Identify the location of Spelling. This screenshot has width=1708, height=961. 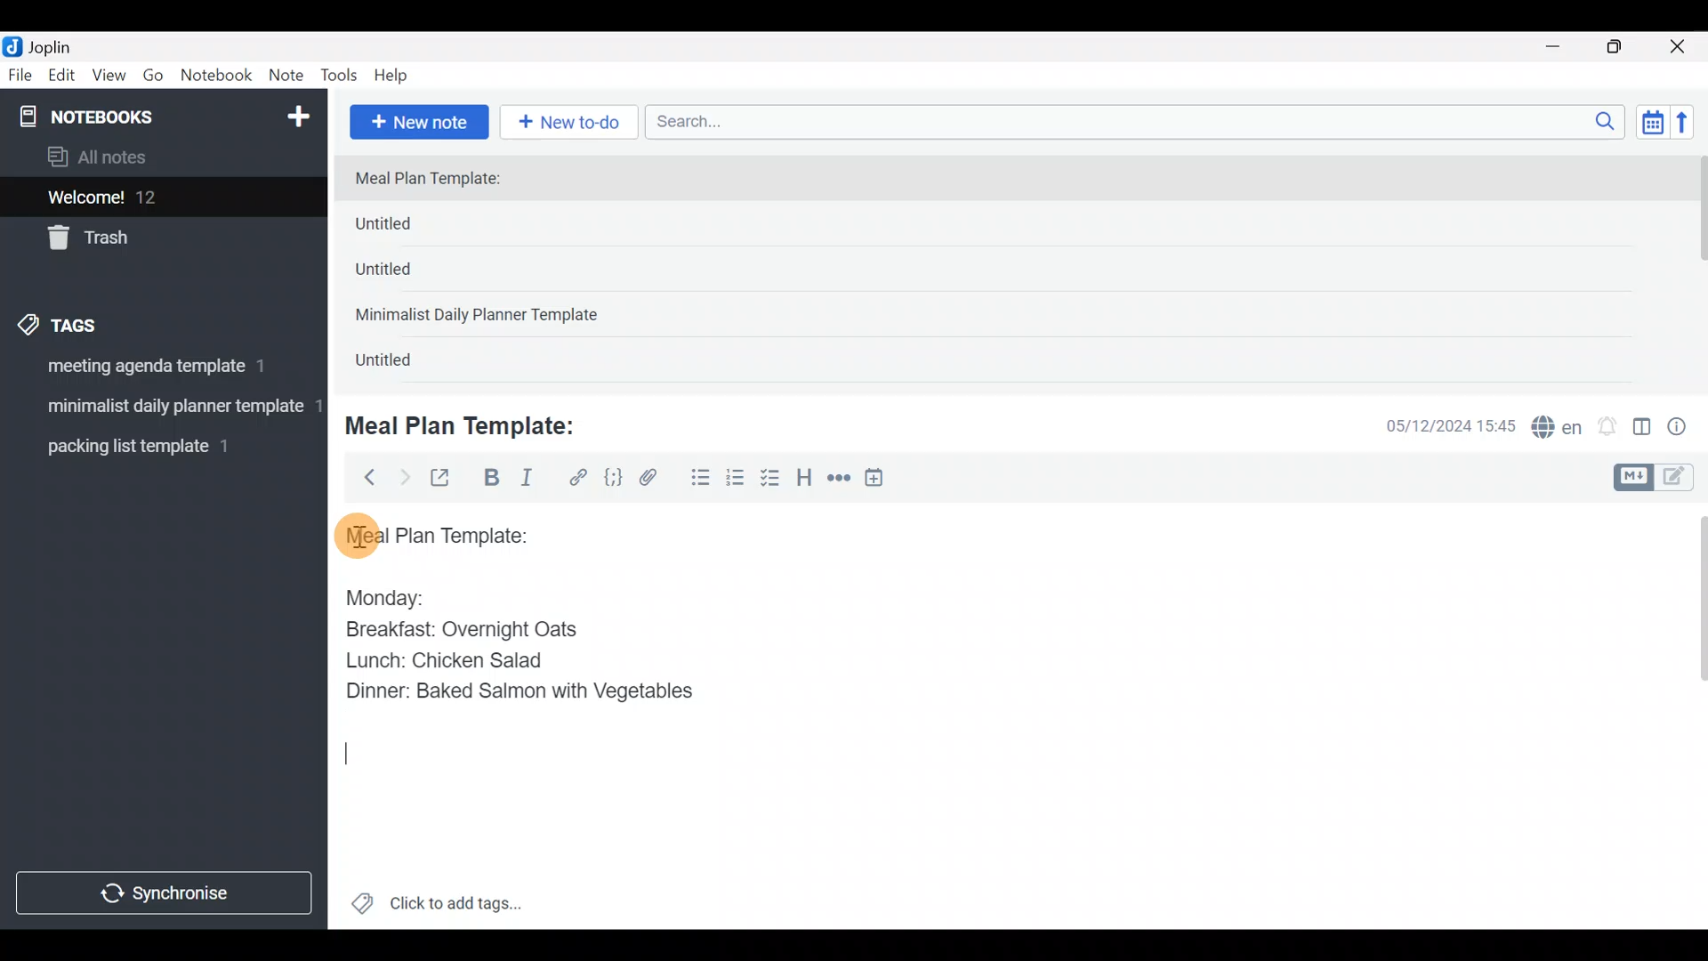
(1558, 429).